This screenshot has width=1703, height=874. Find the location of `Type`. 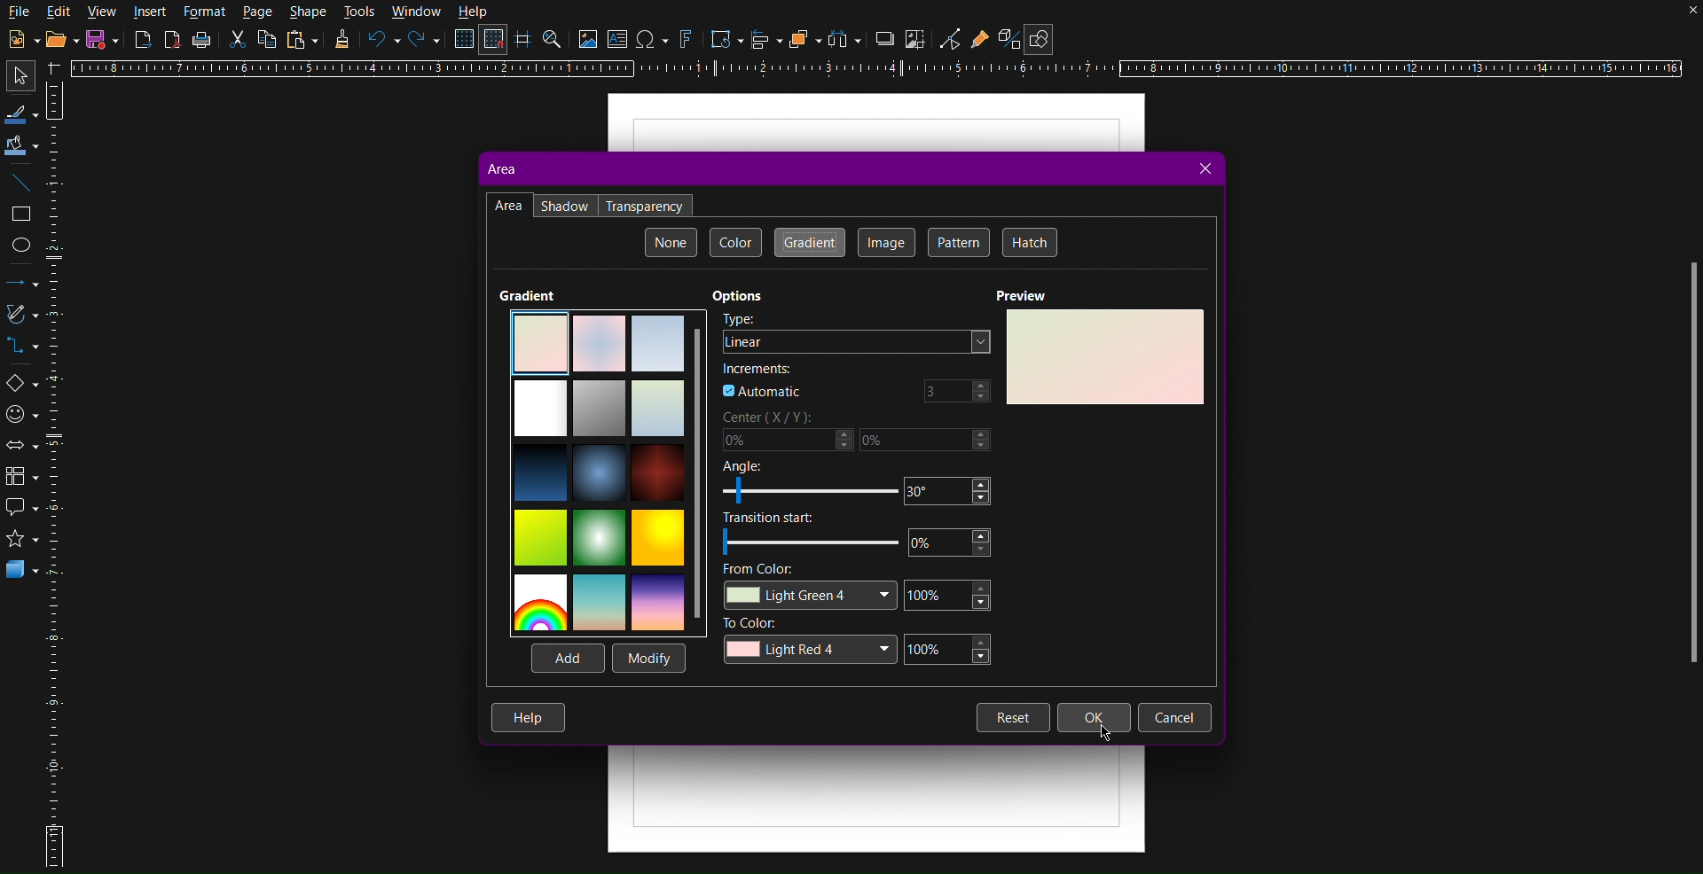

Type is located at coordinates (738, 318).